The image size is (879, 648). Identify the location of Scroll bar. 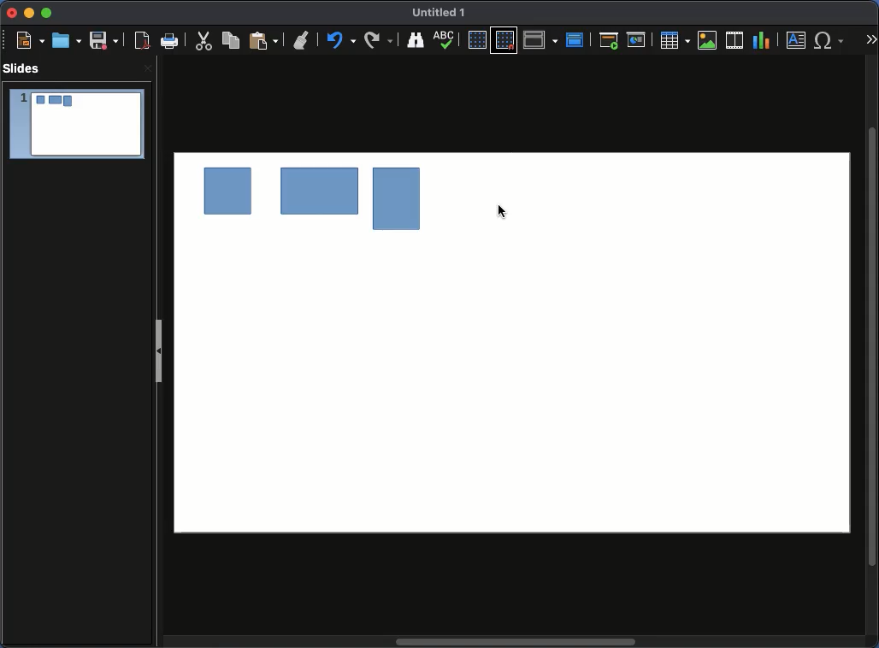
(519, 641).